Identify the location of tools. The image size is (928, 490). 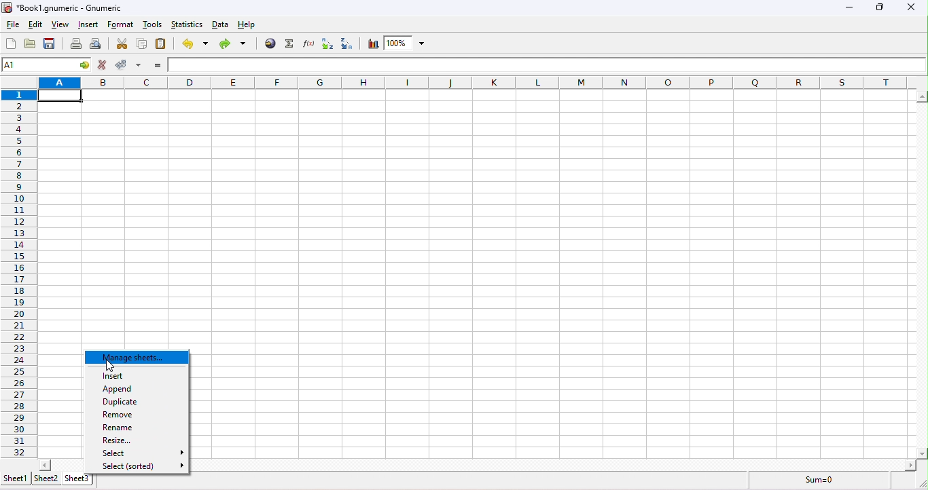
(156, 25).